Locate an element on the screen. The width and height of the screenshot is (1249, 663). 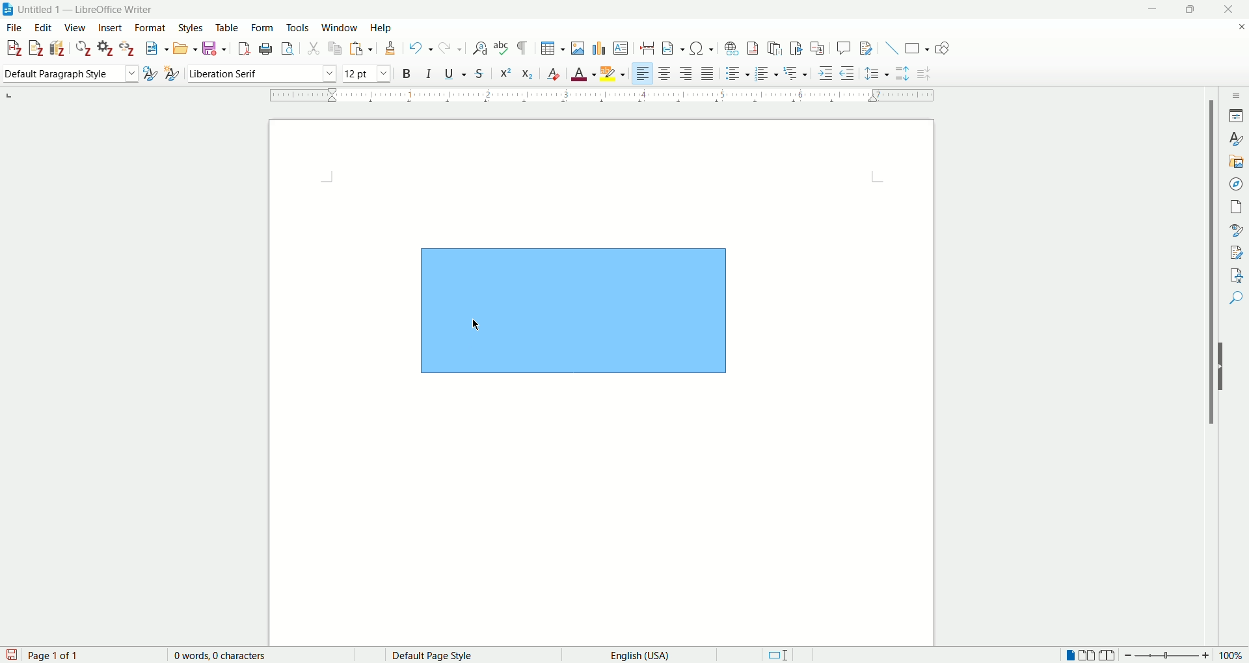
format is located at coordinates (150, 28).